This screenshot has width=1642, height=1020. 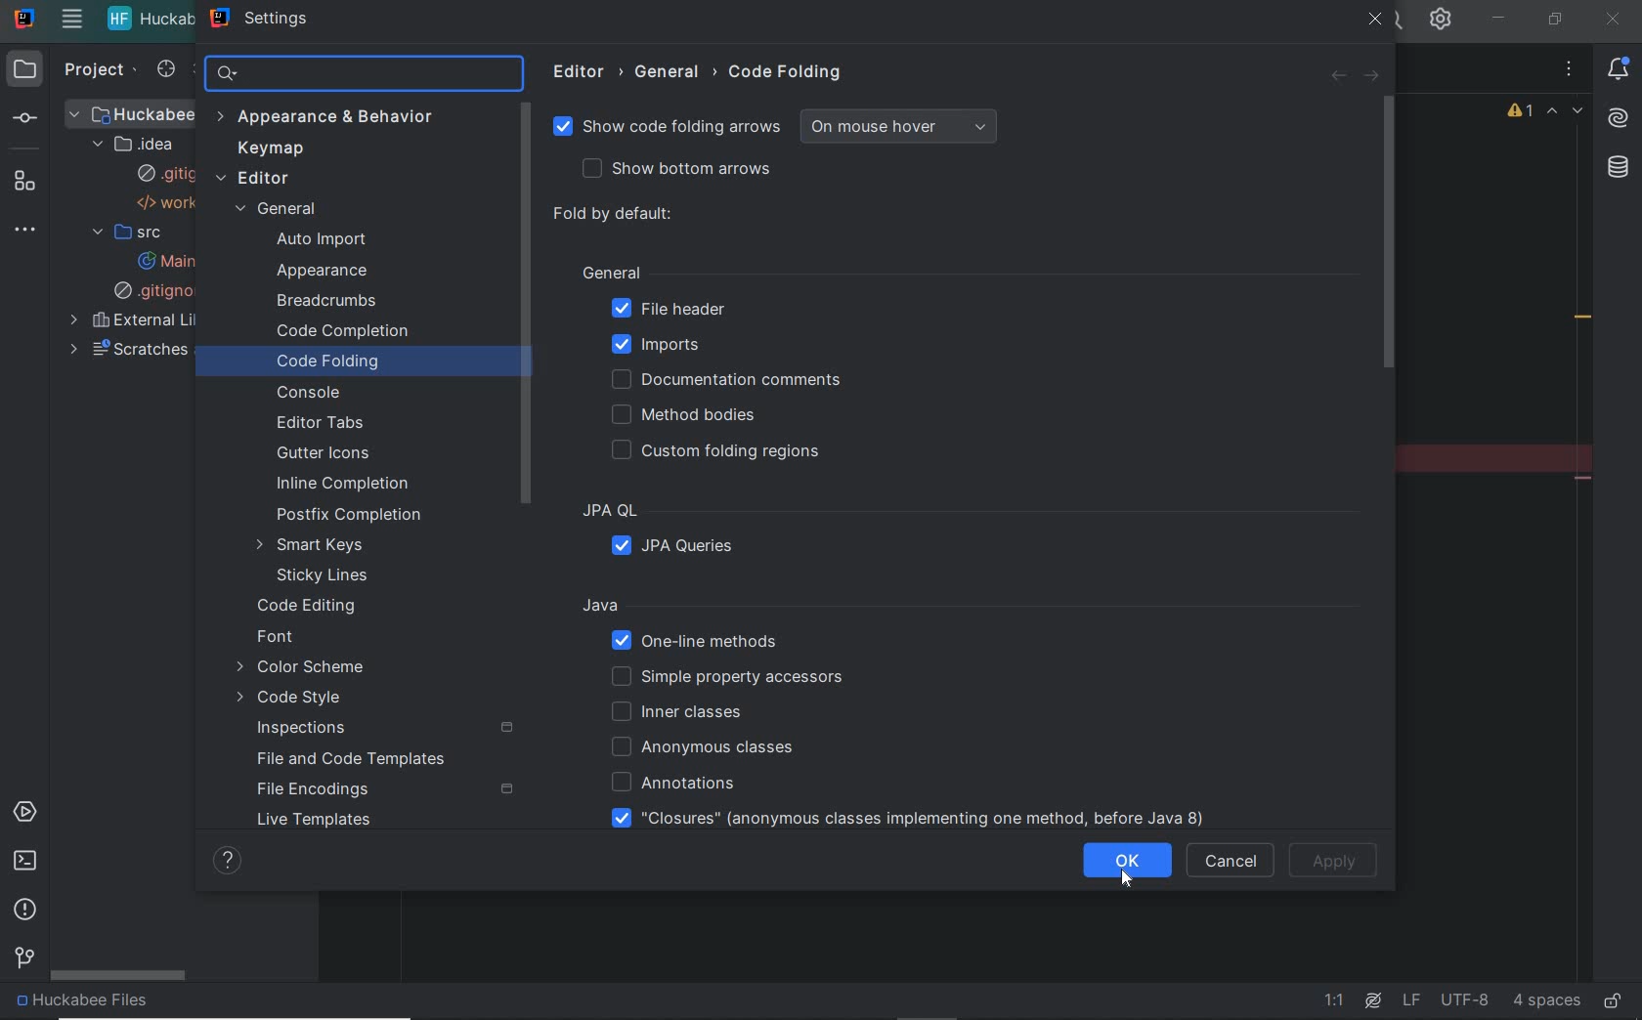 What do you see at coordinates (1571, 68) in the screenshot?
I see `recent files, tab options` at bounding box center [1571, 68].